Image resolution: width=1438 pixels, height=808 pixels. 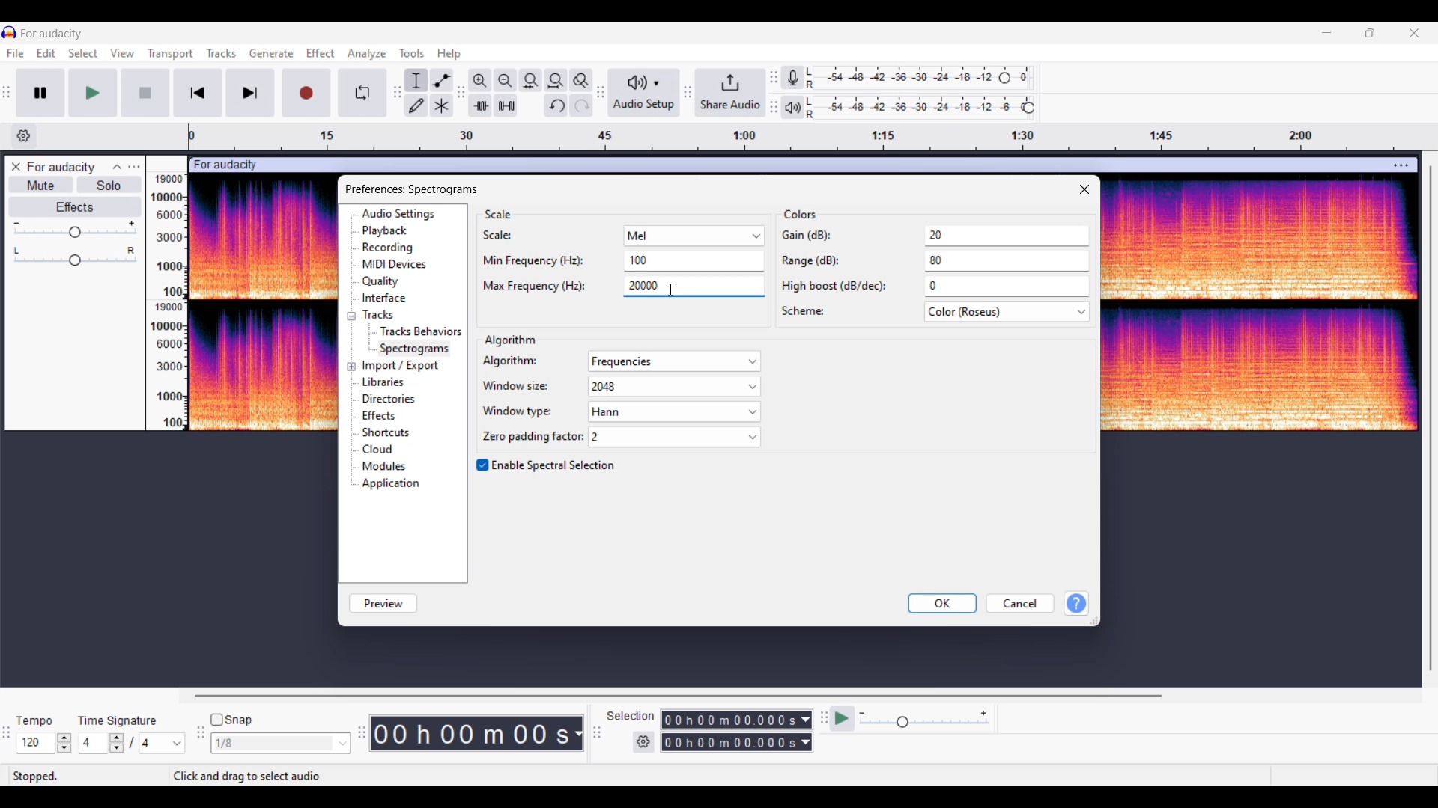 What do you see at coordinates (146, 93) in the screenshot?
I see `Start` at bounding box center [146, 93].